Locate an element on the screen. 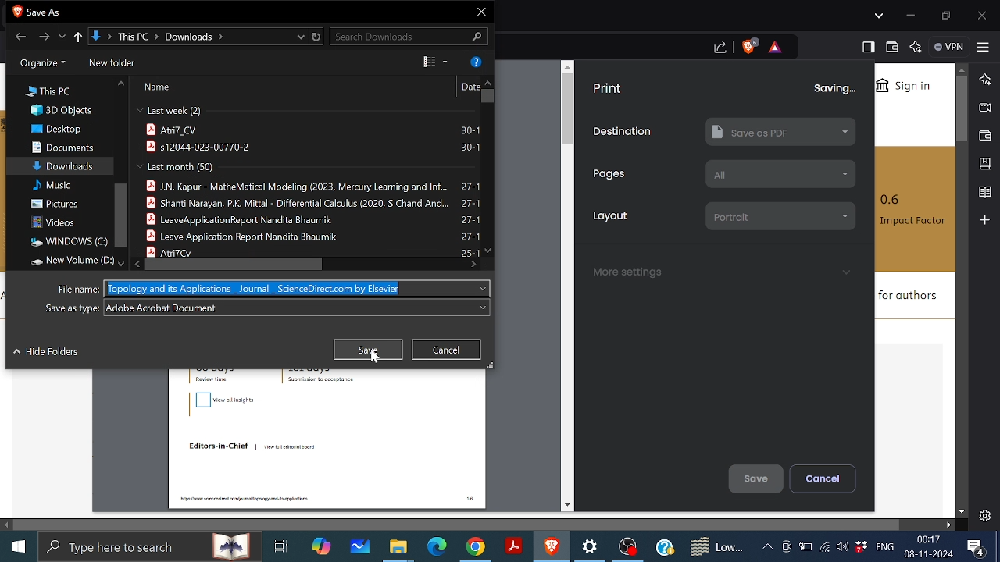 The image size is (1000, 562). Pages is located at coordinates (613, 175).